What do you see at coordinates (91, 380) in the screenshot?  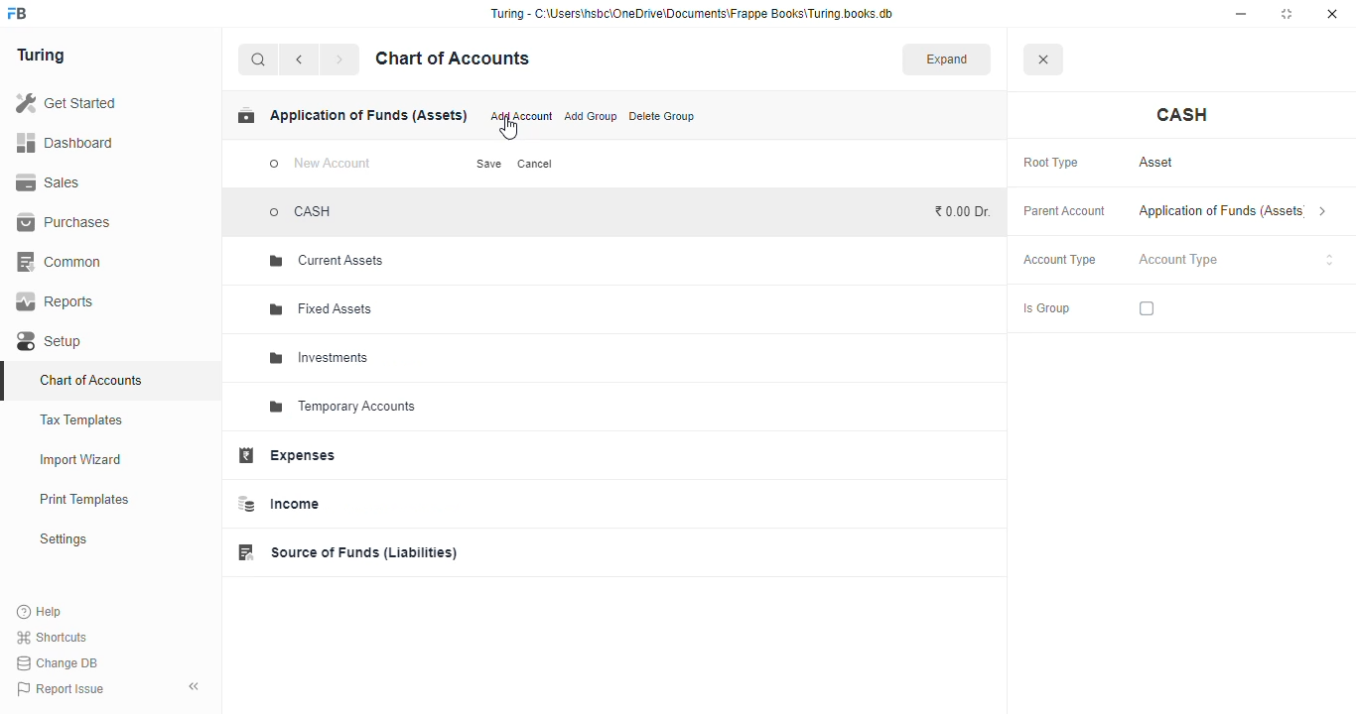 I see `chart of accounts` at bounding box center [91, 380].